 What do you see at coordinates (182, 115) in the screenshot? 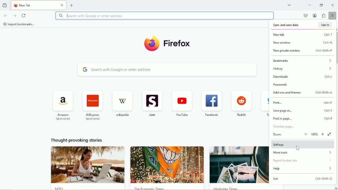
I see `youtube` at bounding box center [182, 115].